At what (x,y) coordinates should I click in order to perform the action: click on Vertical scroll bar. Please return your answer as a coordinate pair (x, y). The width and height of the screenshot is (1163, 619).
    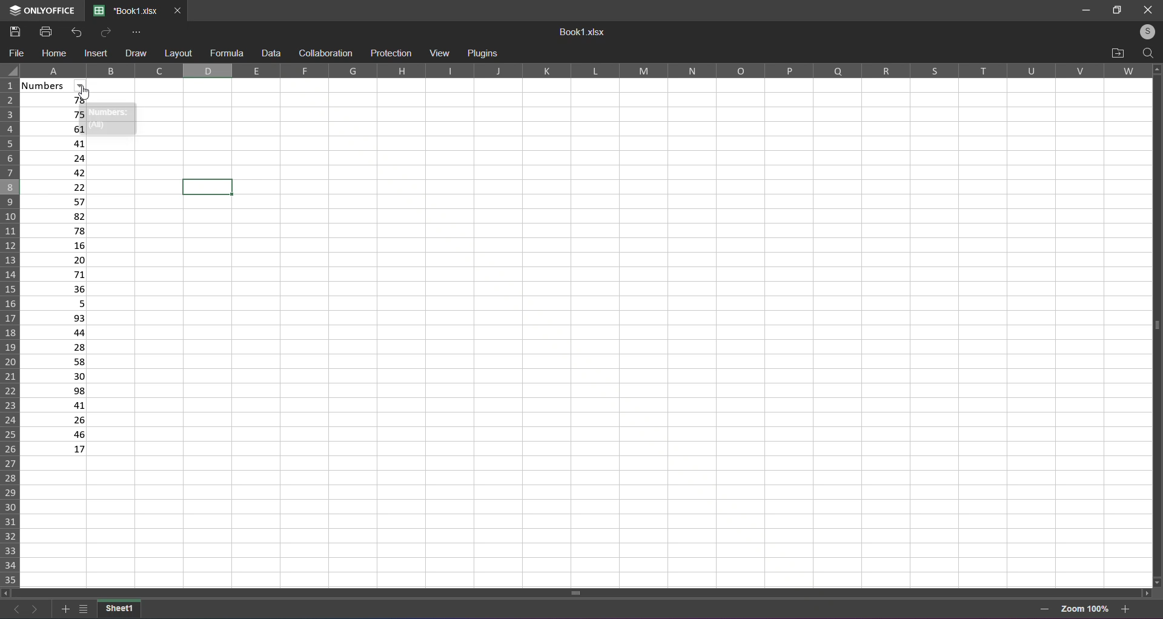
    Looking at the image, I should click on (1152, 324).